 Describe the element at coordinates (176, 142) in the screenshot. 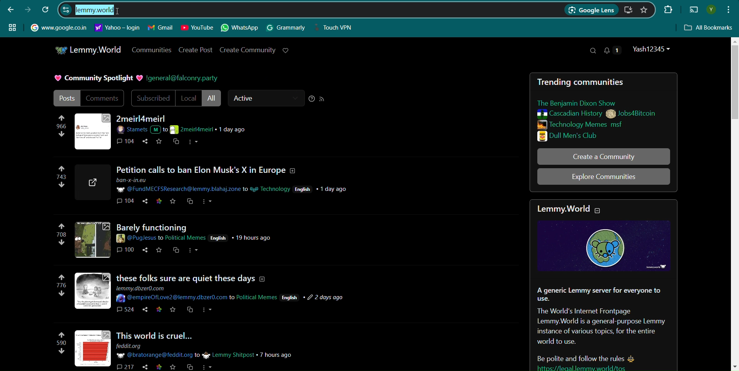

I see `copy` at that location.